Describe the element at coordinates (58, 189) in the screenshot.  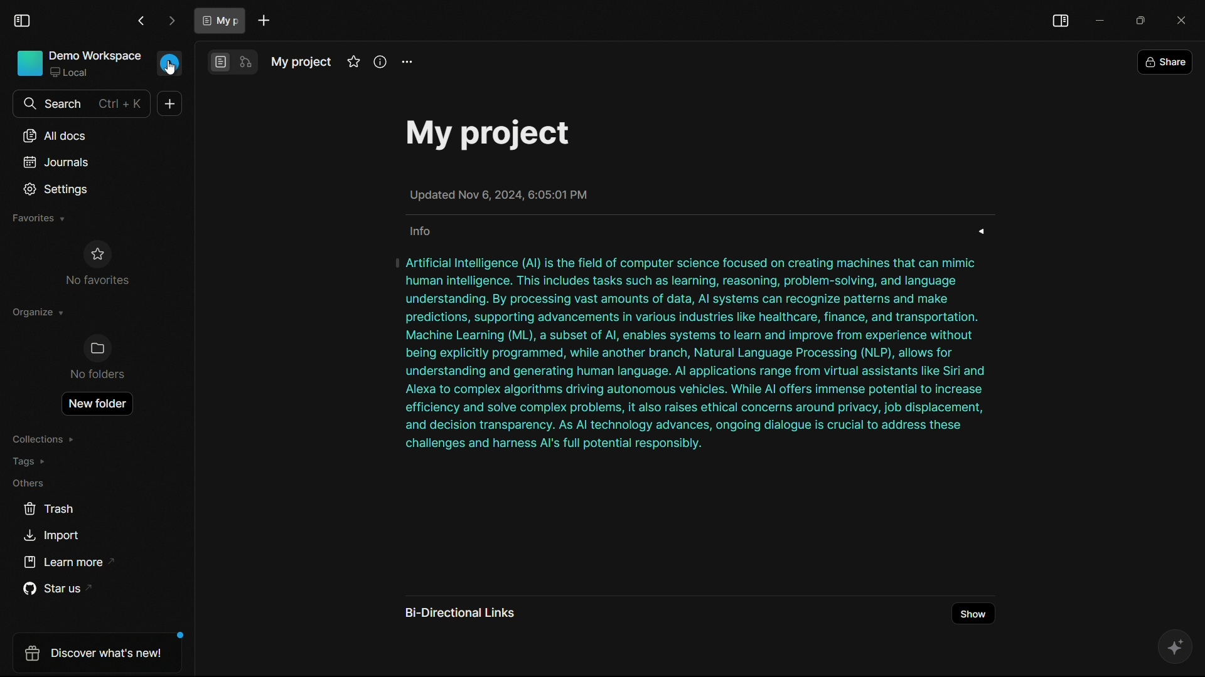
I see `settings` at that location.